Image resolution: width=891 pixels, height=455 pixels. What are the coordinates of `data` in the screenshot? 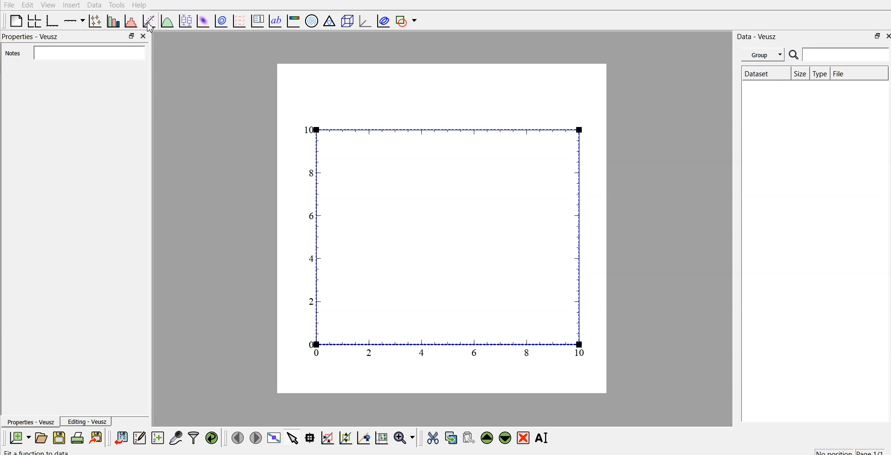 It's located at (94, 5).